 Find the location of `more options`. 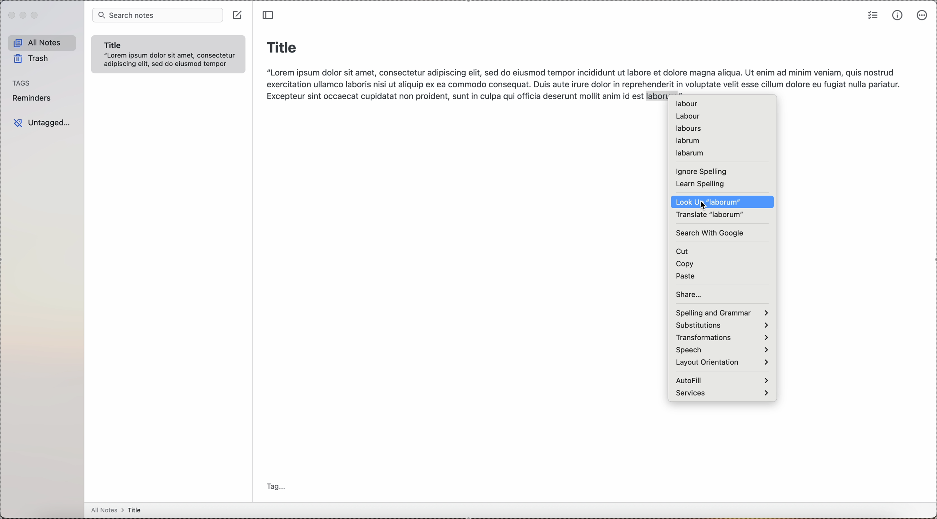

more options is located at coordinates (923, 15).